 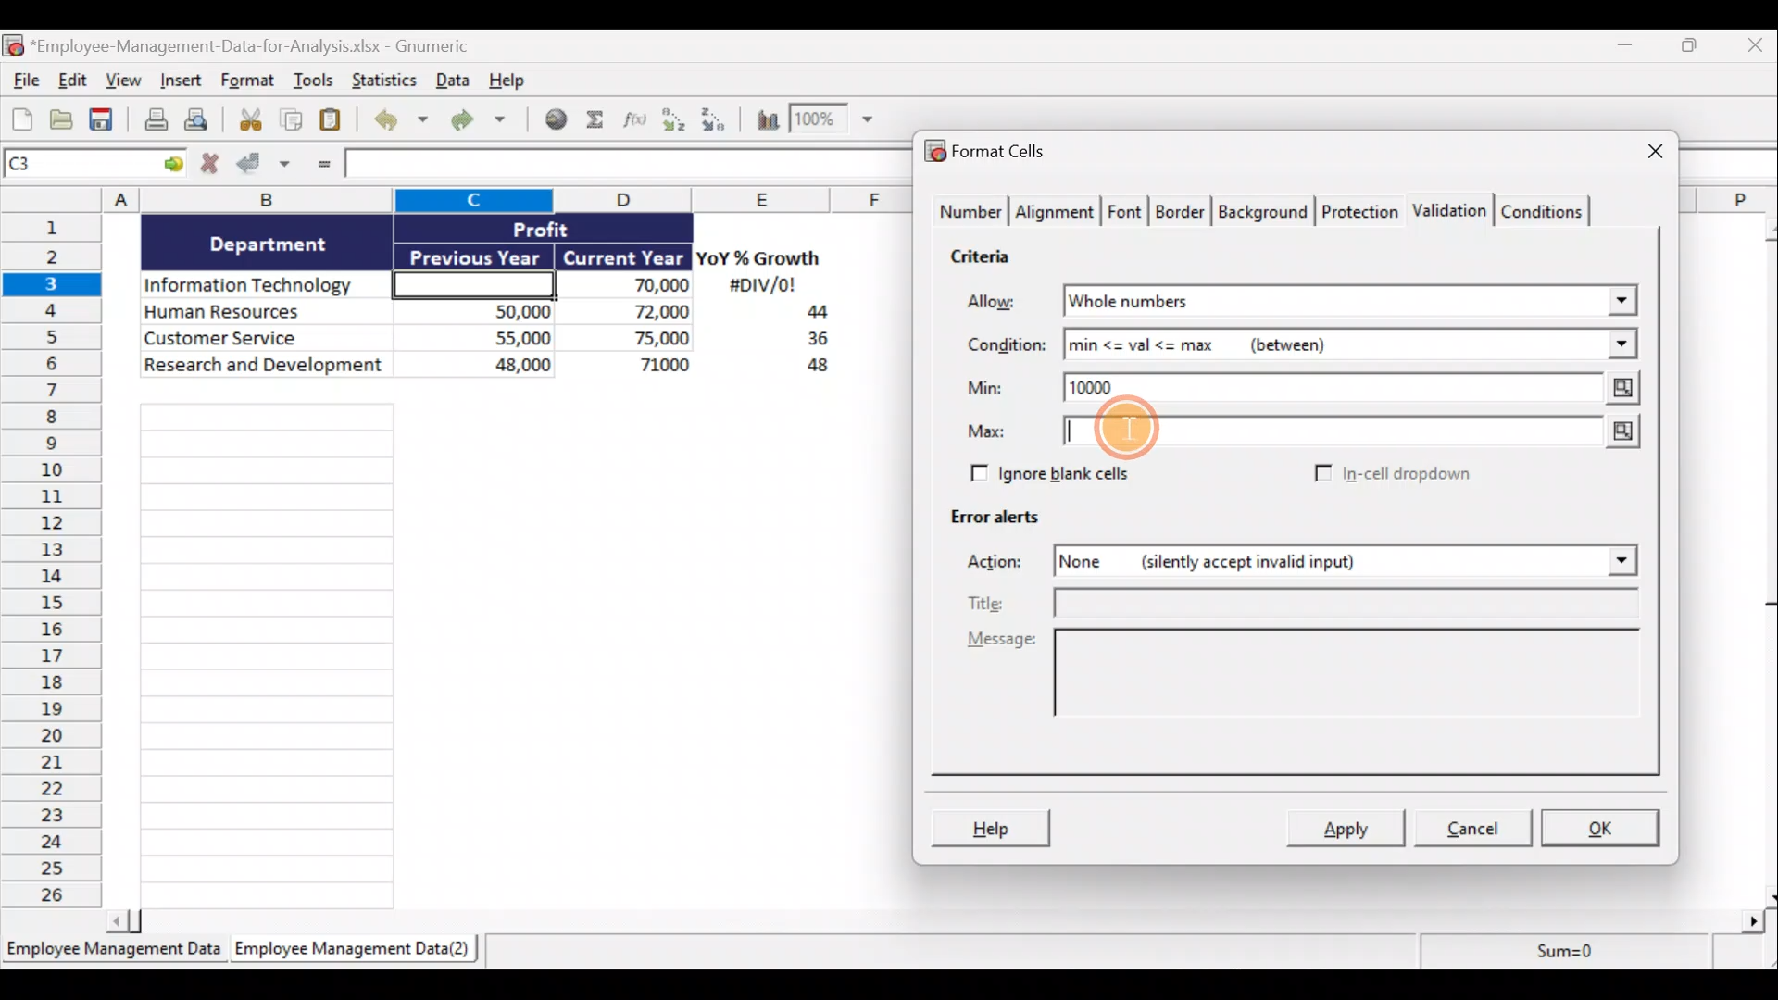 I want to click on Condition, so click(x=1005, y=345).